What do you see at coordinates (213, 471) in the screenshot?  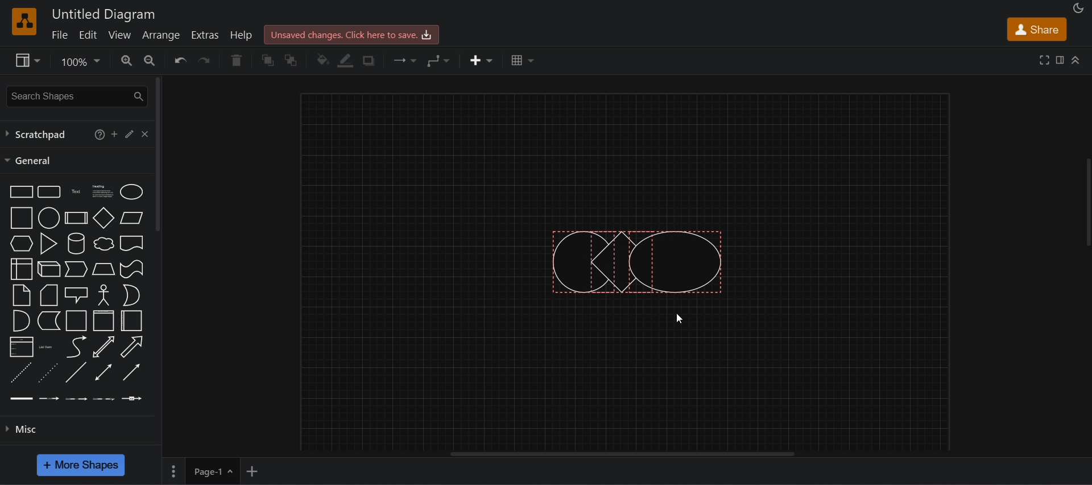 I see `page 1` at bounding box center [213, 471].